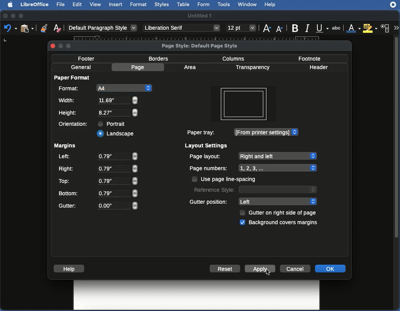 The image size is (400, 311). What do you see at coordinates (272, 5) in the screenshot?
I see `Help` at bounding box center [272, 5].